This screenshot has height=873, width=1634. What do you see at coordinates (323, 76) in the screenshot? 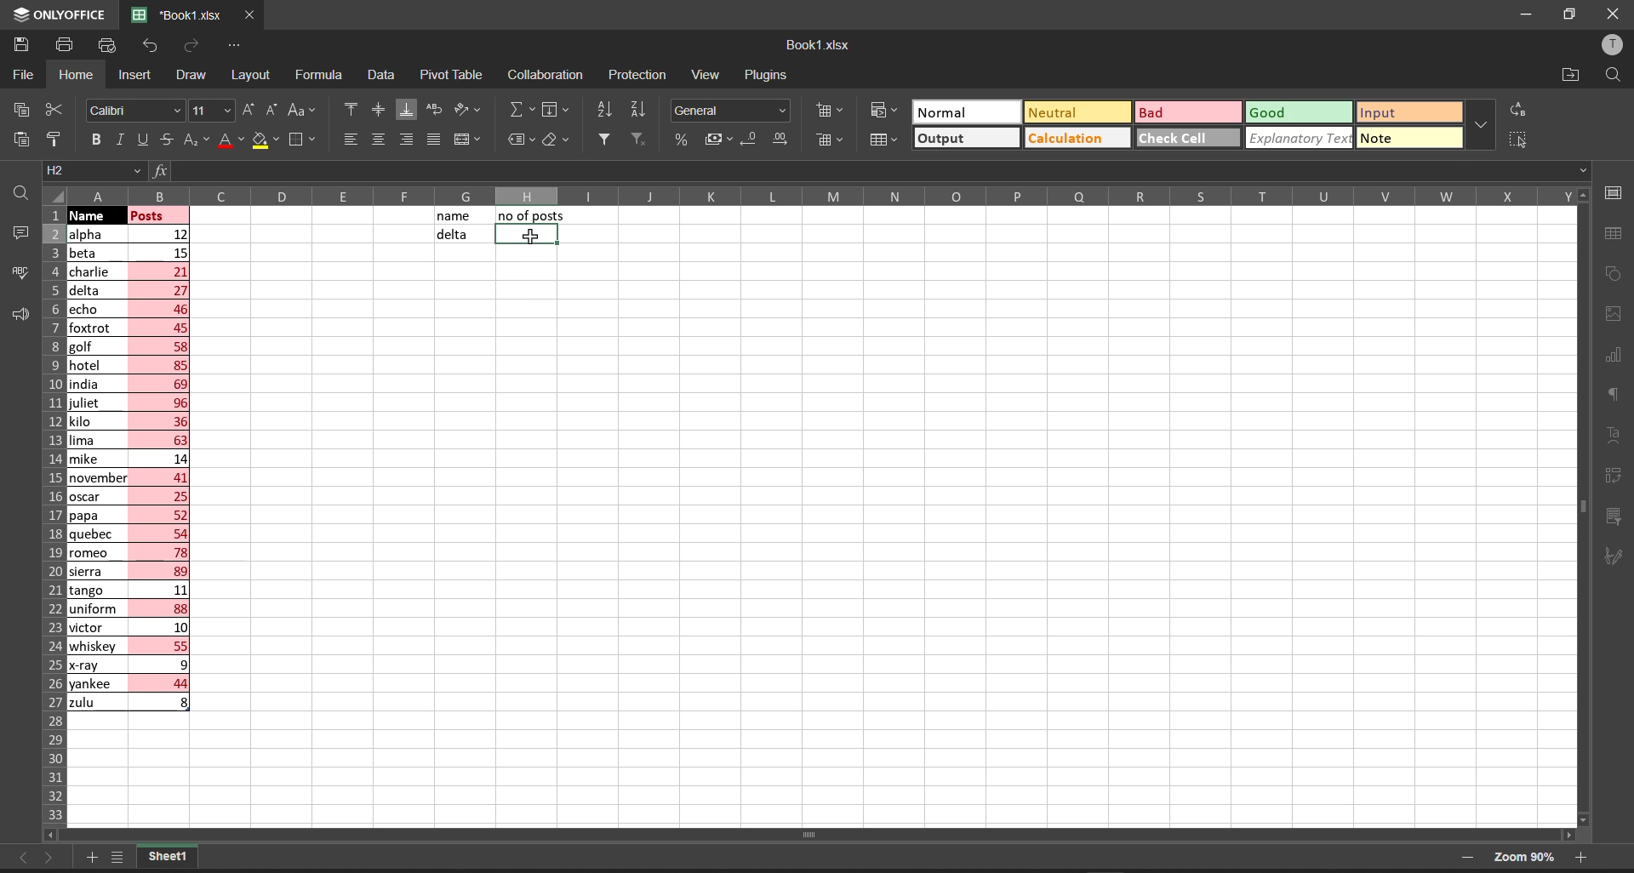
I see `formula` at bounding box center [323, 76].